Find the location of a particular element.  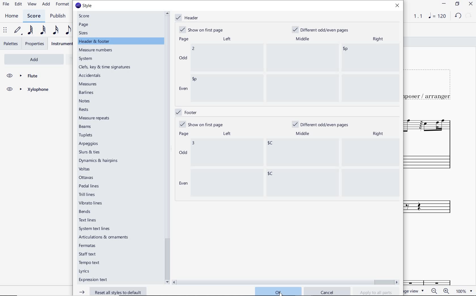

header marked is located at coordinates (188, 18).